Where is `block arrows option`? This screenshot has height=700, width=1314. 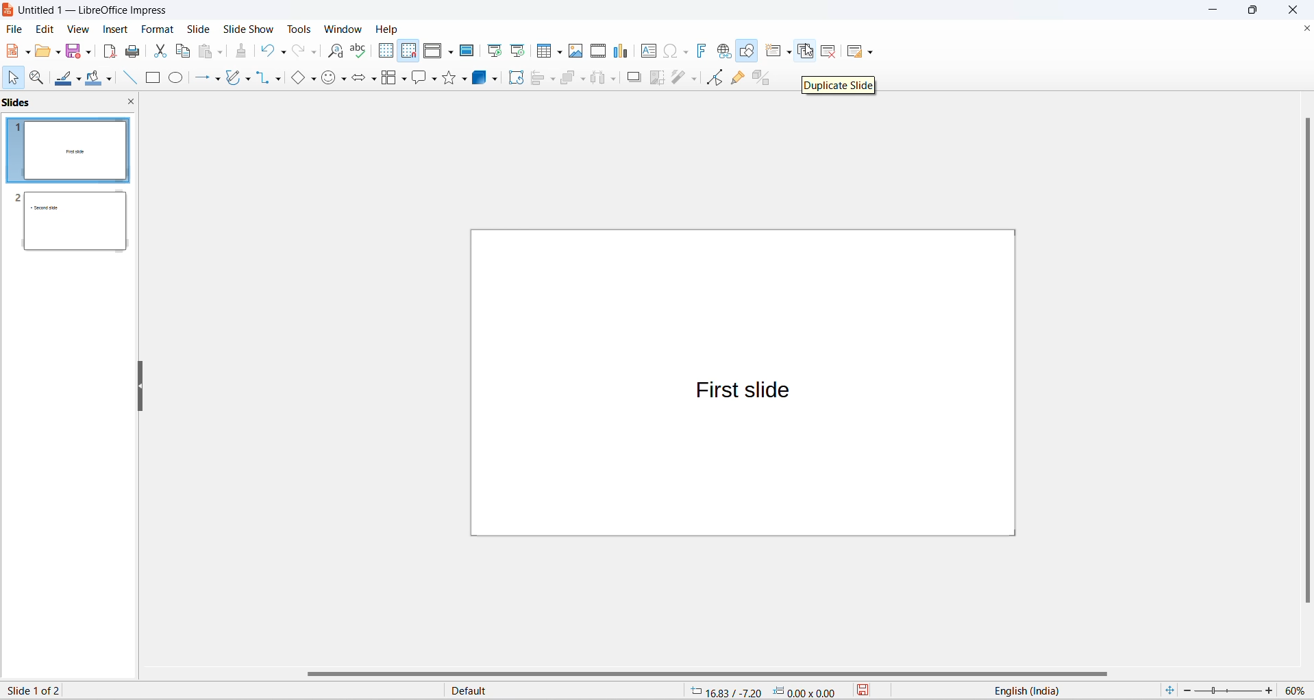 block arrows option is located at coordinates (373, 79).